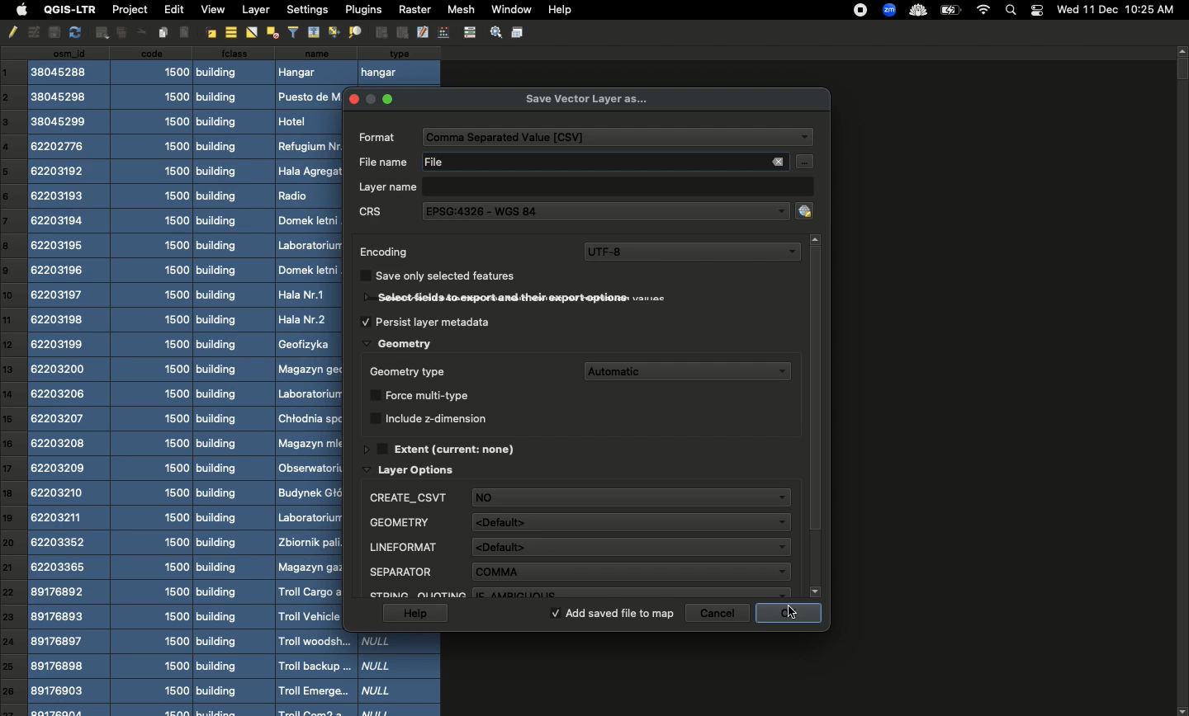 The image size is (1189, 716). What do you see at coordinates (310, 380) in the screenshot?
I see `Name` at bounding box center [310, 380].